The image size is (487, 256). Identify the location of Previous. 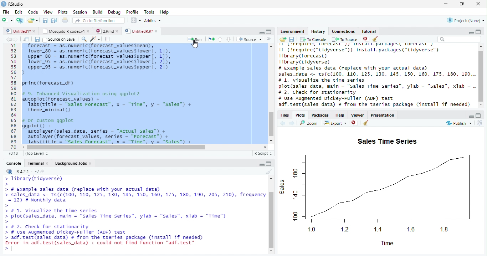
(283, 123).